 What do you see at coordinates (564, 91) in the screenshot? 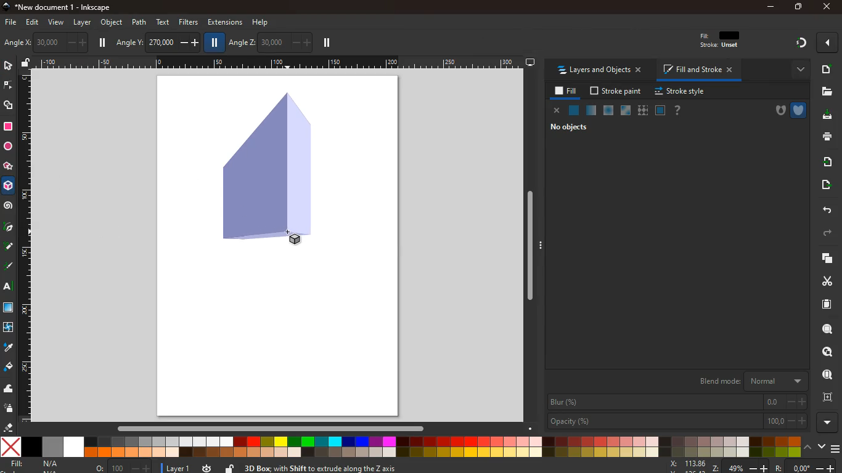
I see `fill` at bounding box center [564, 91].